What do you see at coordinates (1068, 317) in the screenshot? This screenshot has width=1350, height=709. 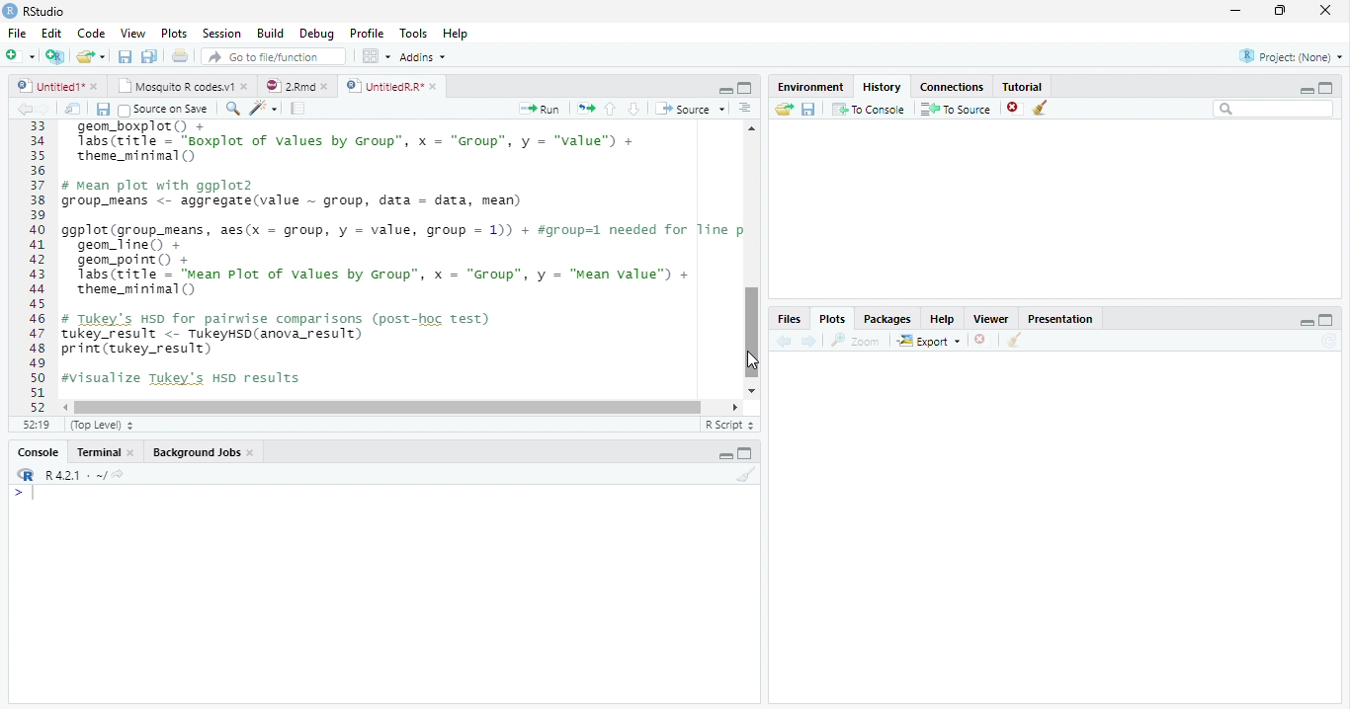 I see `Presentation` at bounding box center [1068, 317].